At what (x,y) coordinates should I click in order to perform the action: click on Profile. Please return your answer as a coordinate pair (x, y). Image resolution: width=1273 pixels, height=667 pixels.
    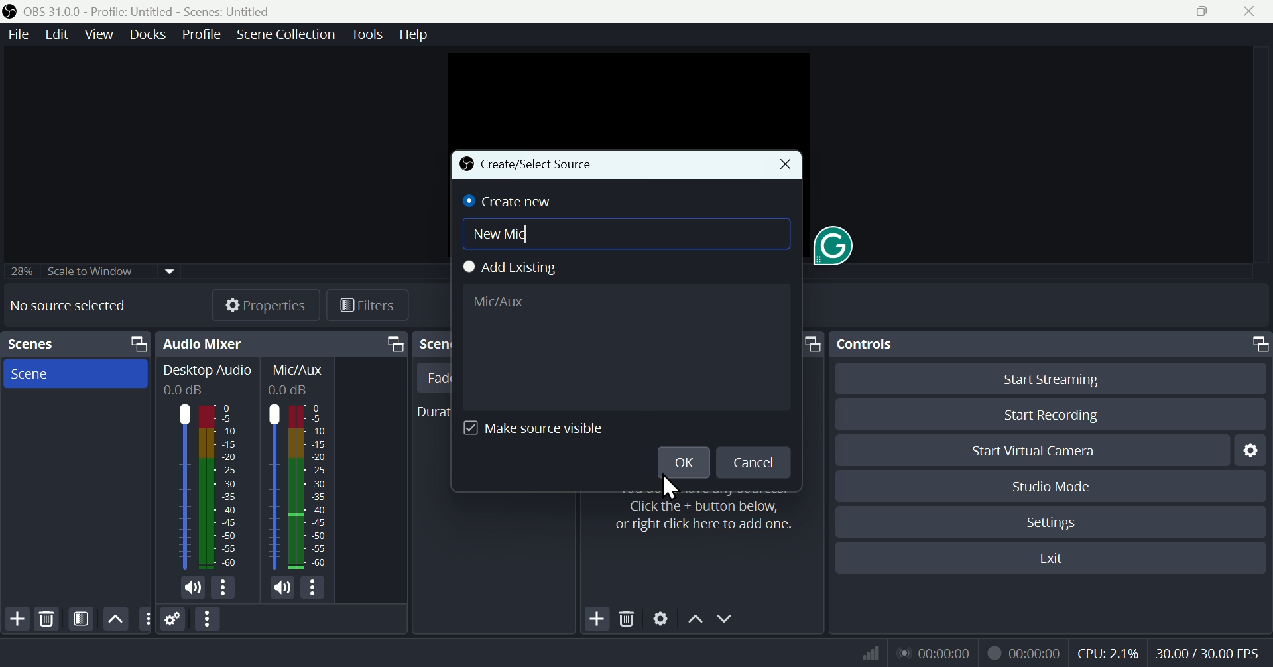
    Looking at the image, I should click on (202, 34).